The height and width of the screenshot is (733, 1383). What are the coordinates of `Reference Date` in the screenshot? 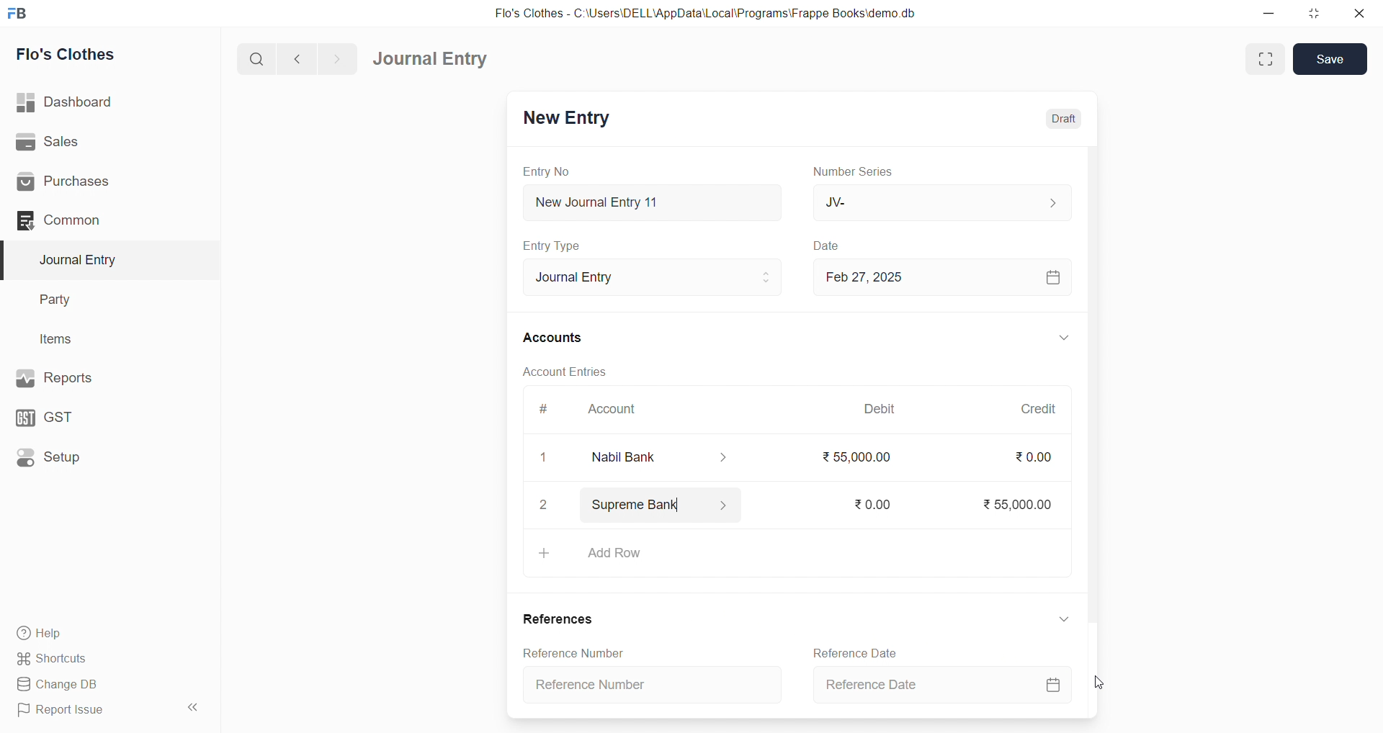 It's located at (855, 652).